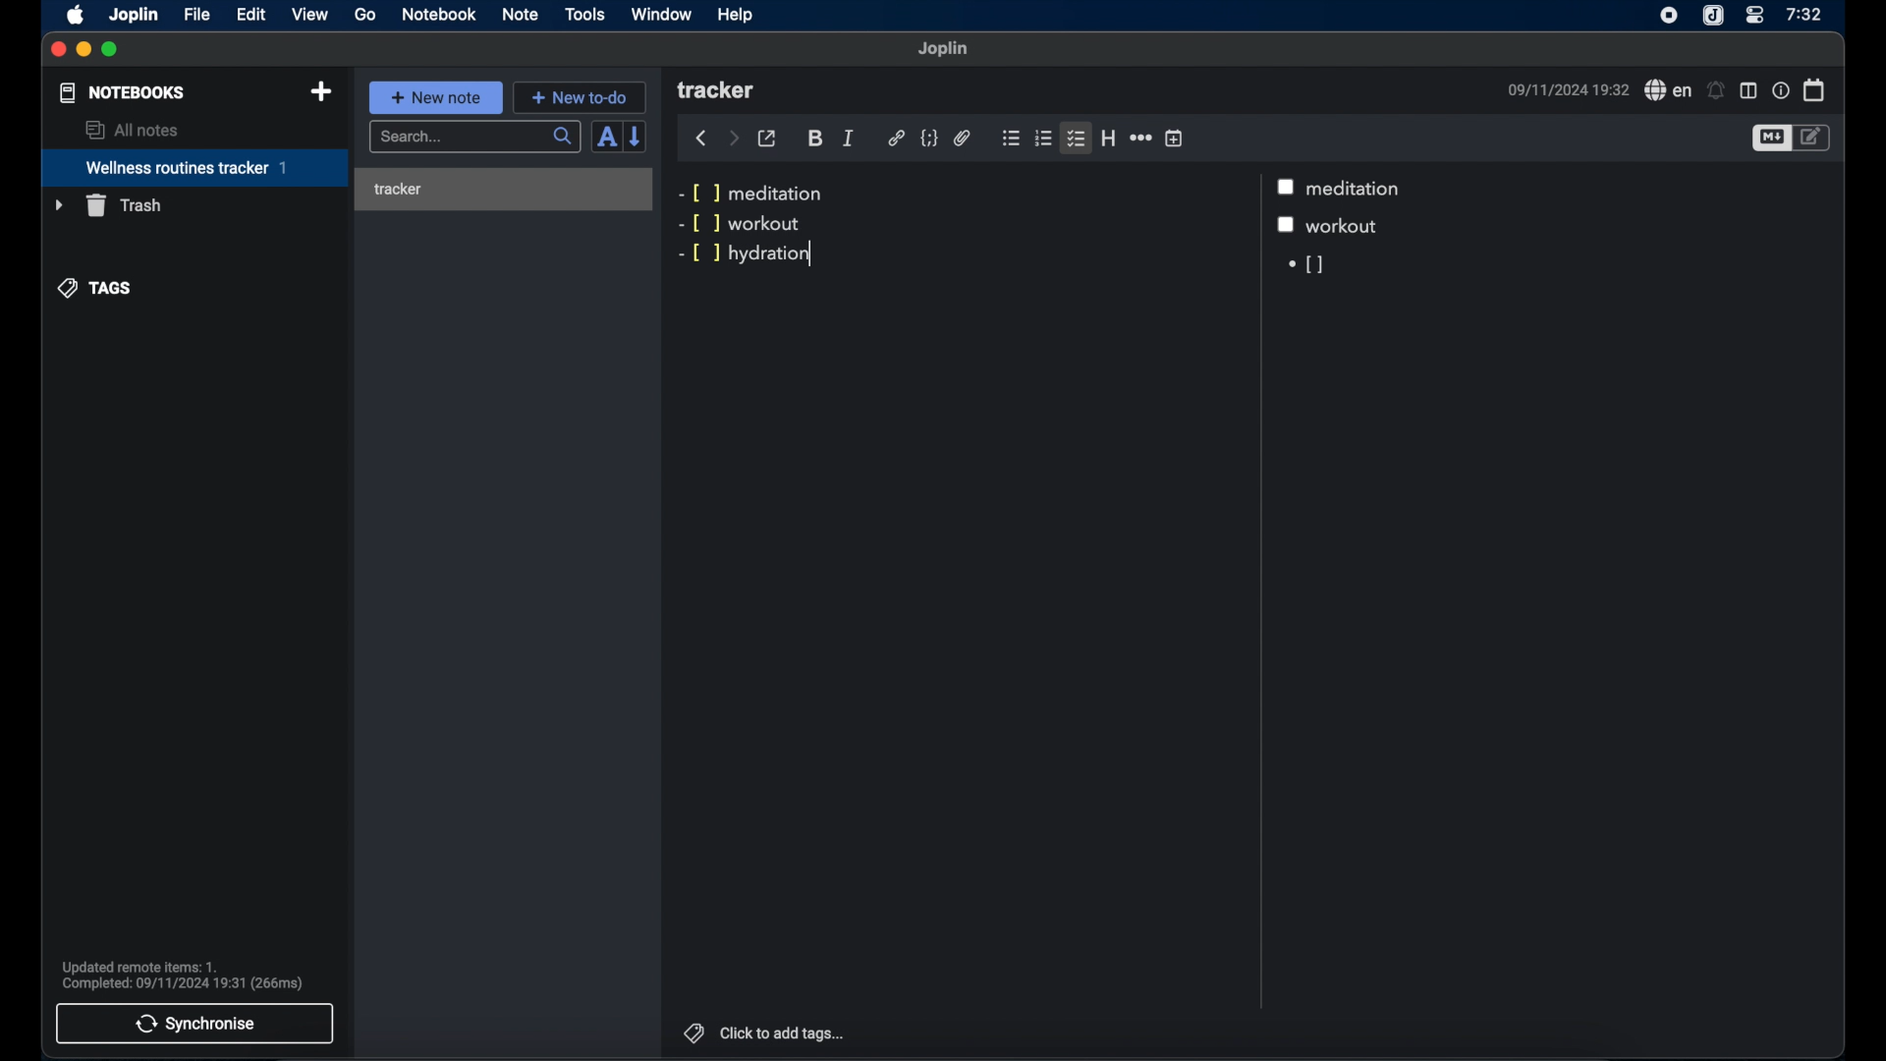 This screenshot has height=1061, width=1886. What do you see at coordinates (784, 1033) in the screenshot?
I see `click to add tags` at bounding box center [784, 1033].